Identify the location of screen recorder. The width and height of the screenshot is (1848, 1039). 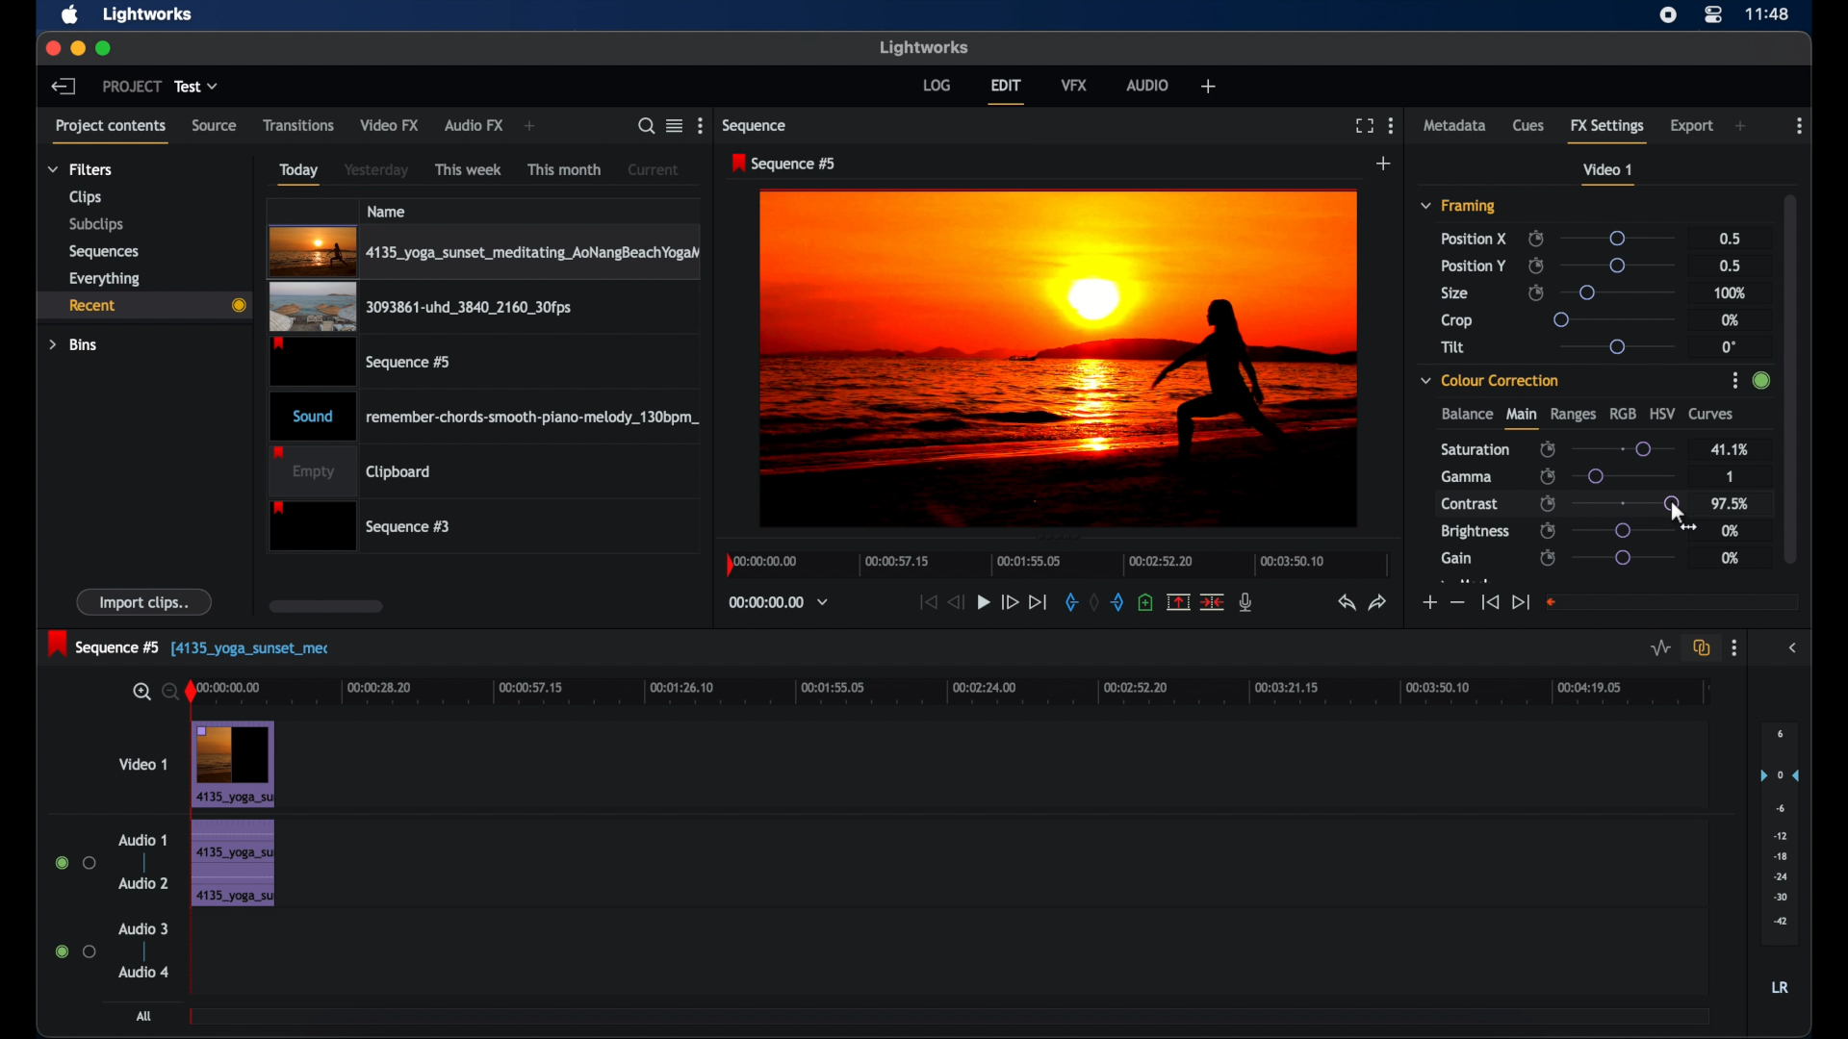
(1669, 14).